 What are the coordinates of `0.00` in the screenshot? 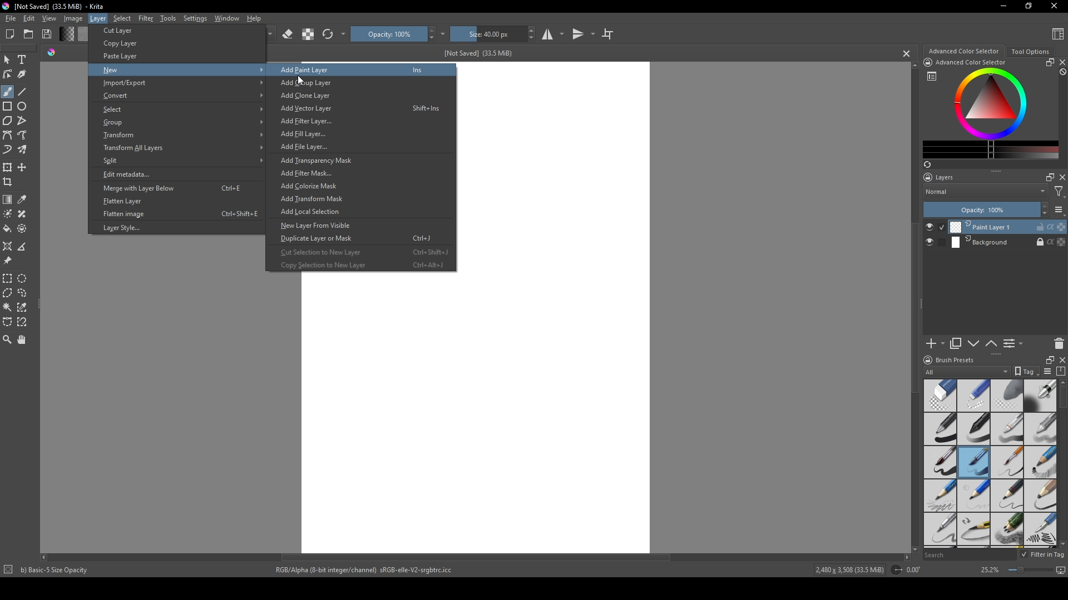 It's located at (917, 570).